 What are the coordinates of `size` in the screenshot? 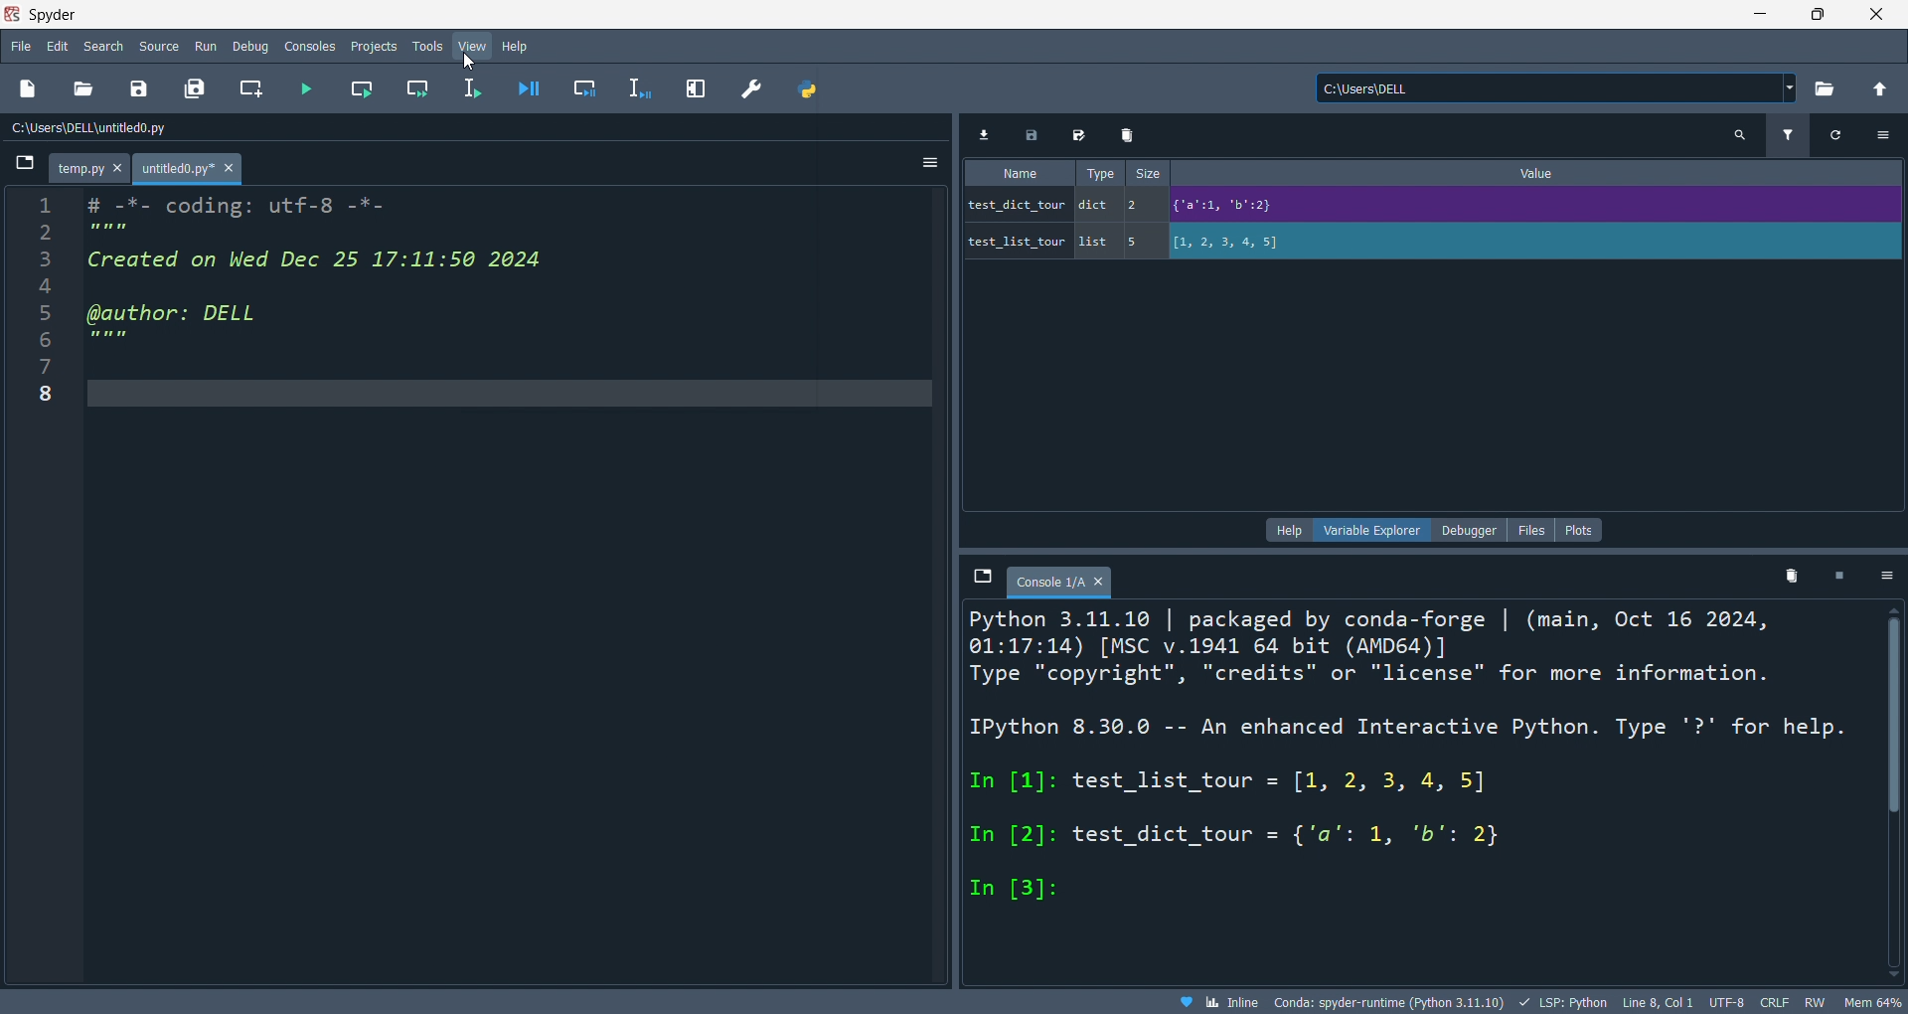 It's located at (1149, 174).